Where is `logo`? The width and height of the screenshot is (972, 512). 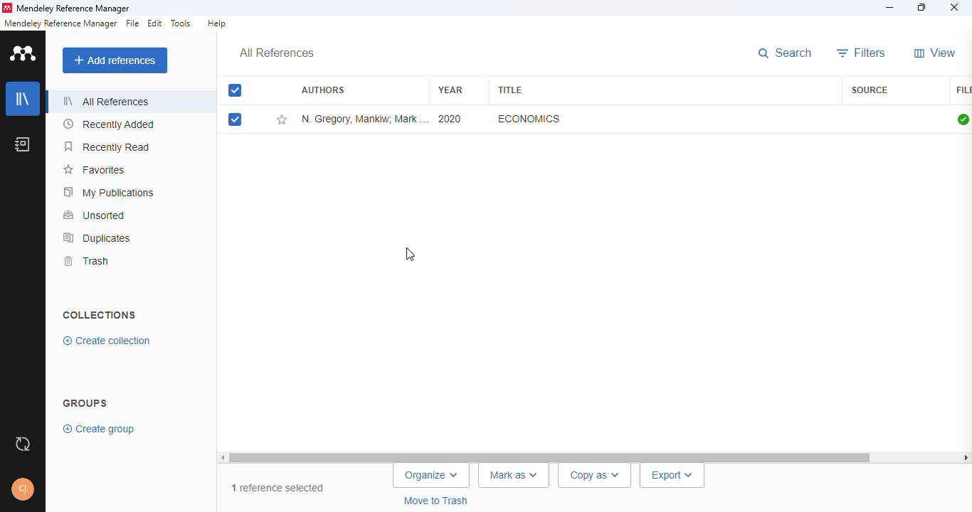
logo is located at coordinates (23, 53).